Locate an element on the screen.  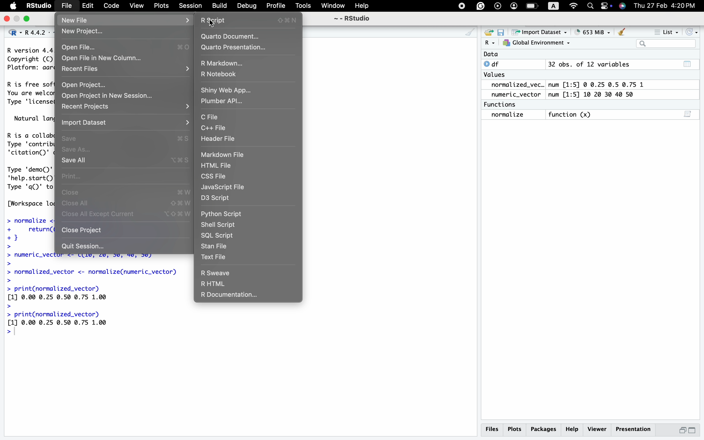
Open is located at coordinates (488, 32).